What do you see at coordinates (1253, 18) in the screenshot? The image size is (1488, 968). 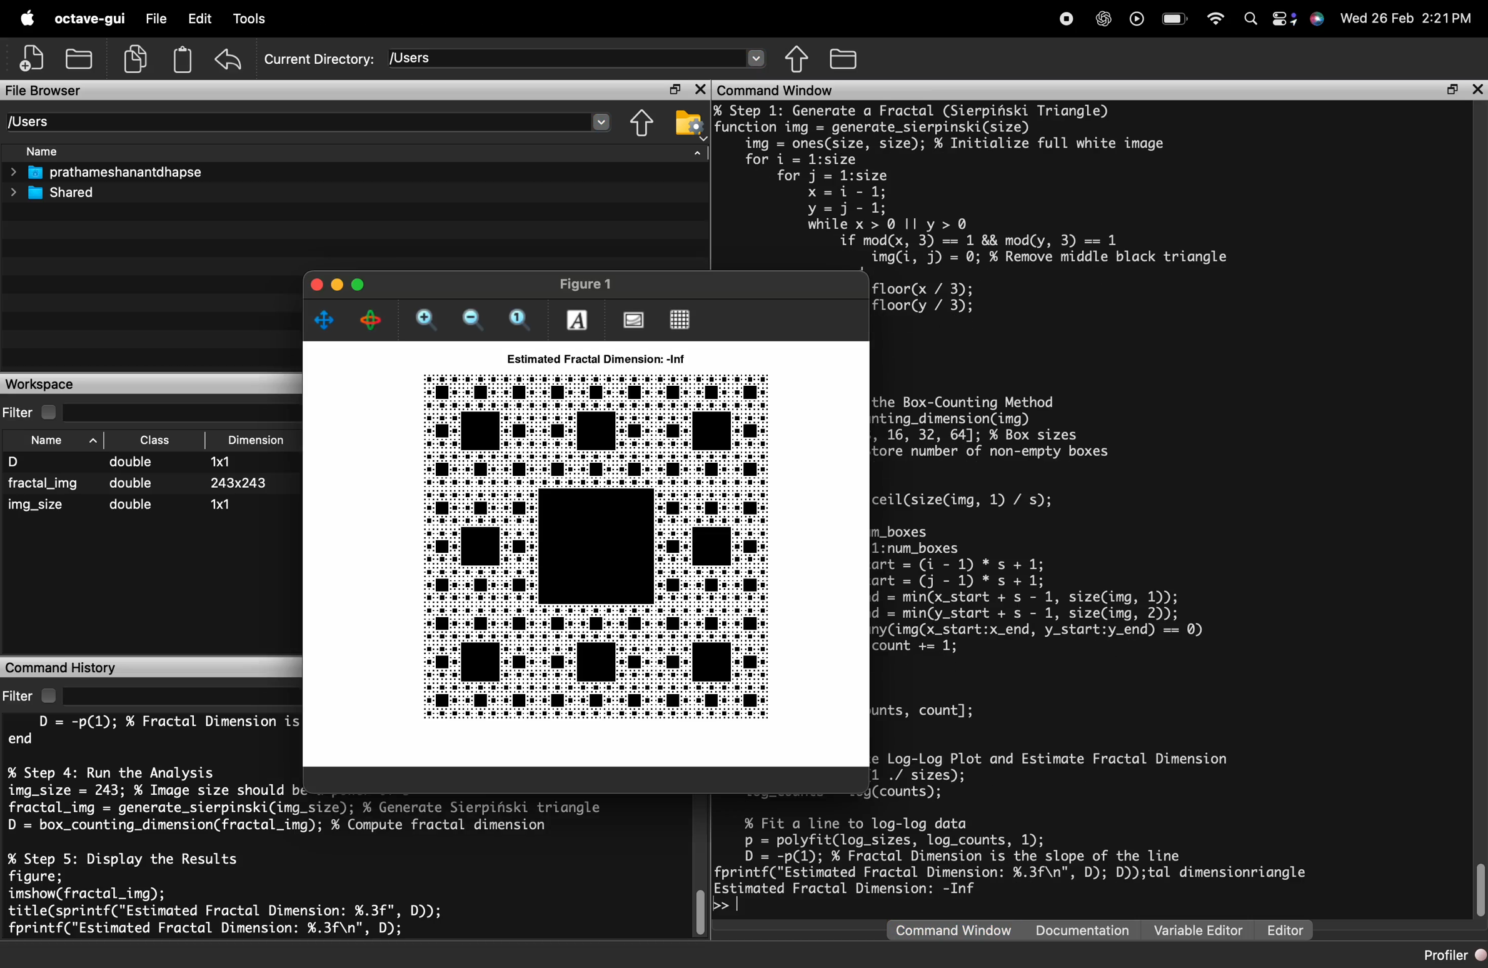 I see `search` at bounding box center [1253, 18].